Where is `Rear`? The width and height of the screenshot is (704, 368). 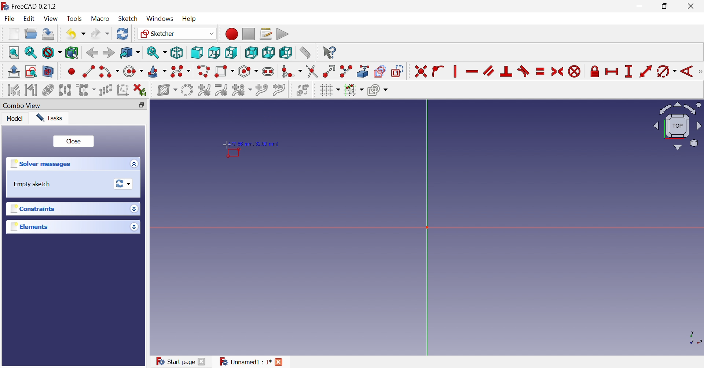 Rear is located at coordinates (251, 53).